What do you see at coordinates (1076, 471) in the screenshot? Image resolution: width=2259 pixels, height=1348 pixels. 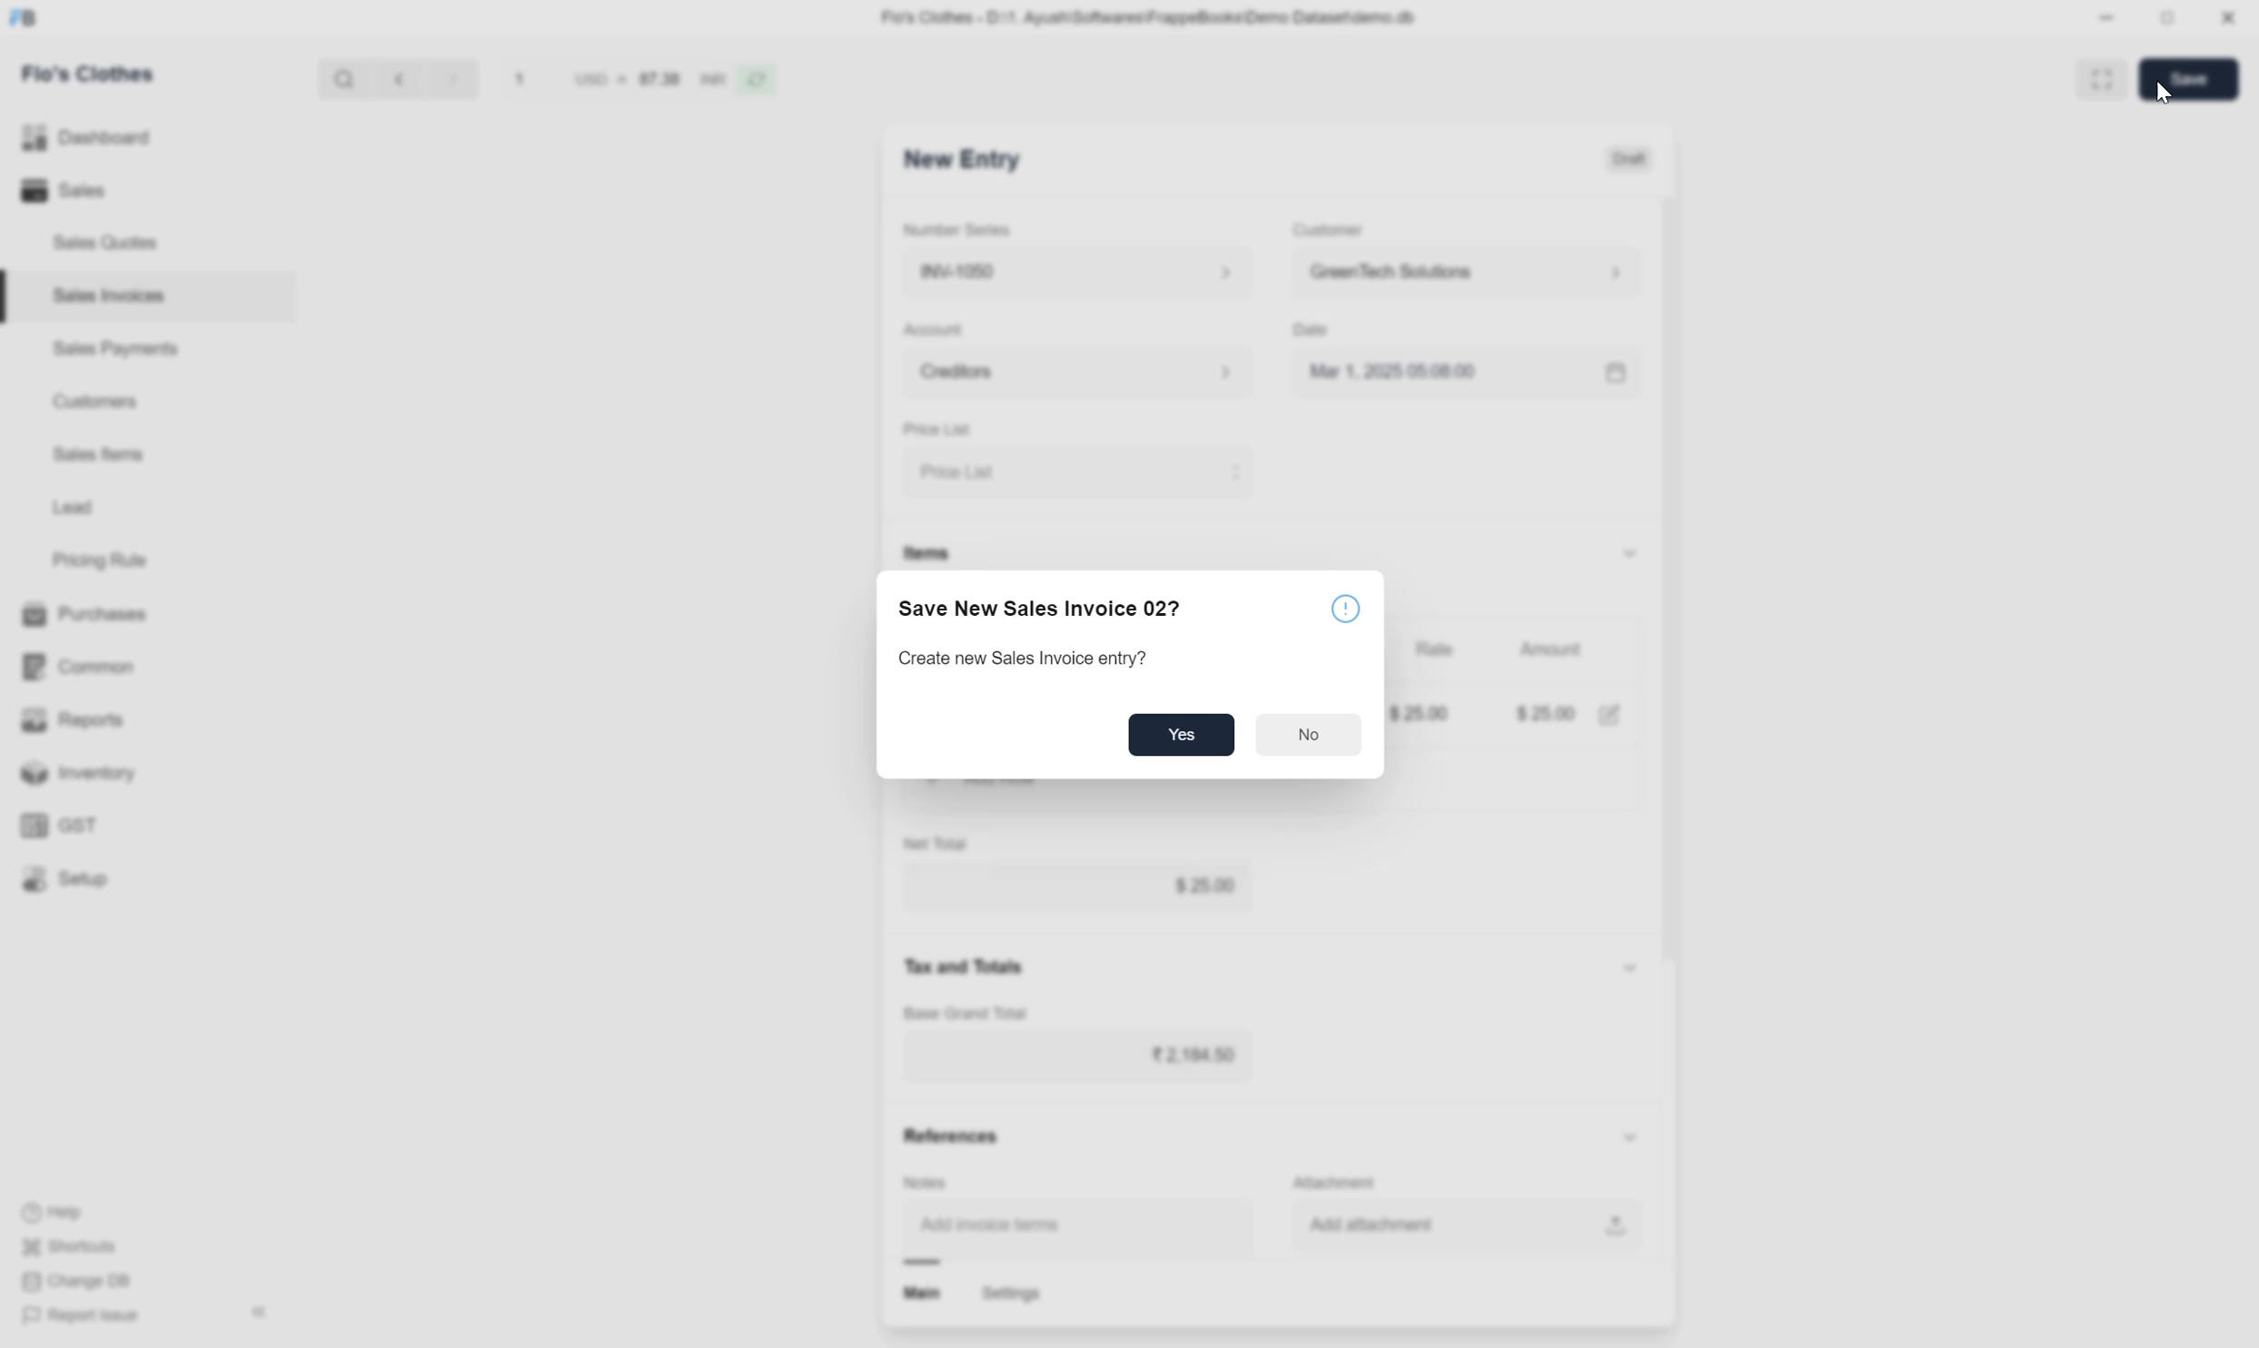 I see `select price list ` at bounding box center [1076, 471].